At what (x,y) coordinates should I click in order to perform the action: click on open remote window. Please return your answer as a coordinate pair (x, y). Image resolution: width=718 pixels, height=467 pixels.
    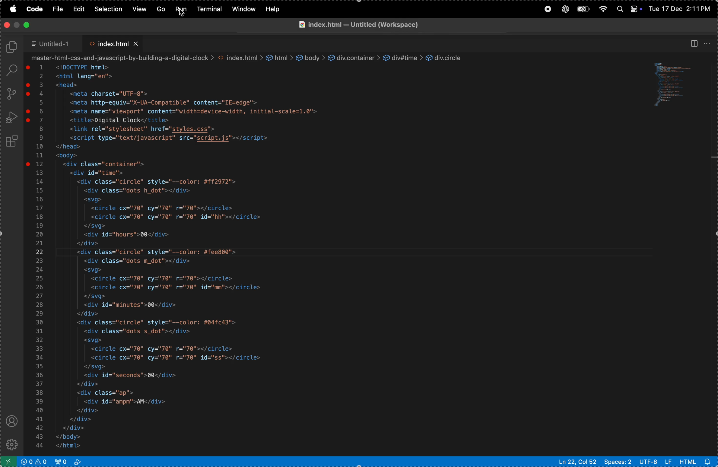
    Looking at the image, I should click on (10, 461).